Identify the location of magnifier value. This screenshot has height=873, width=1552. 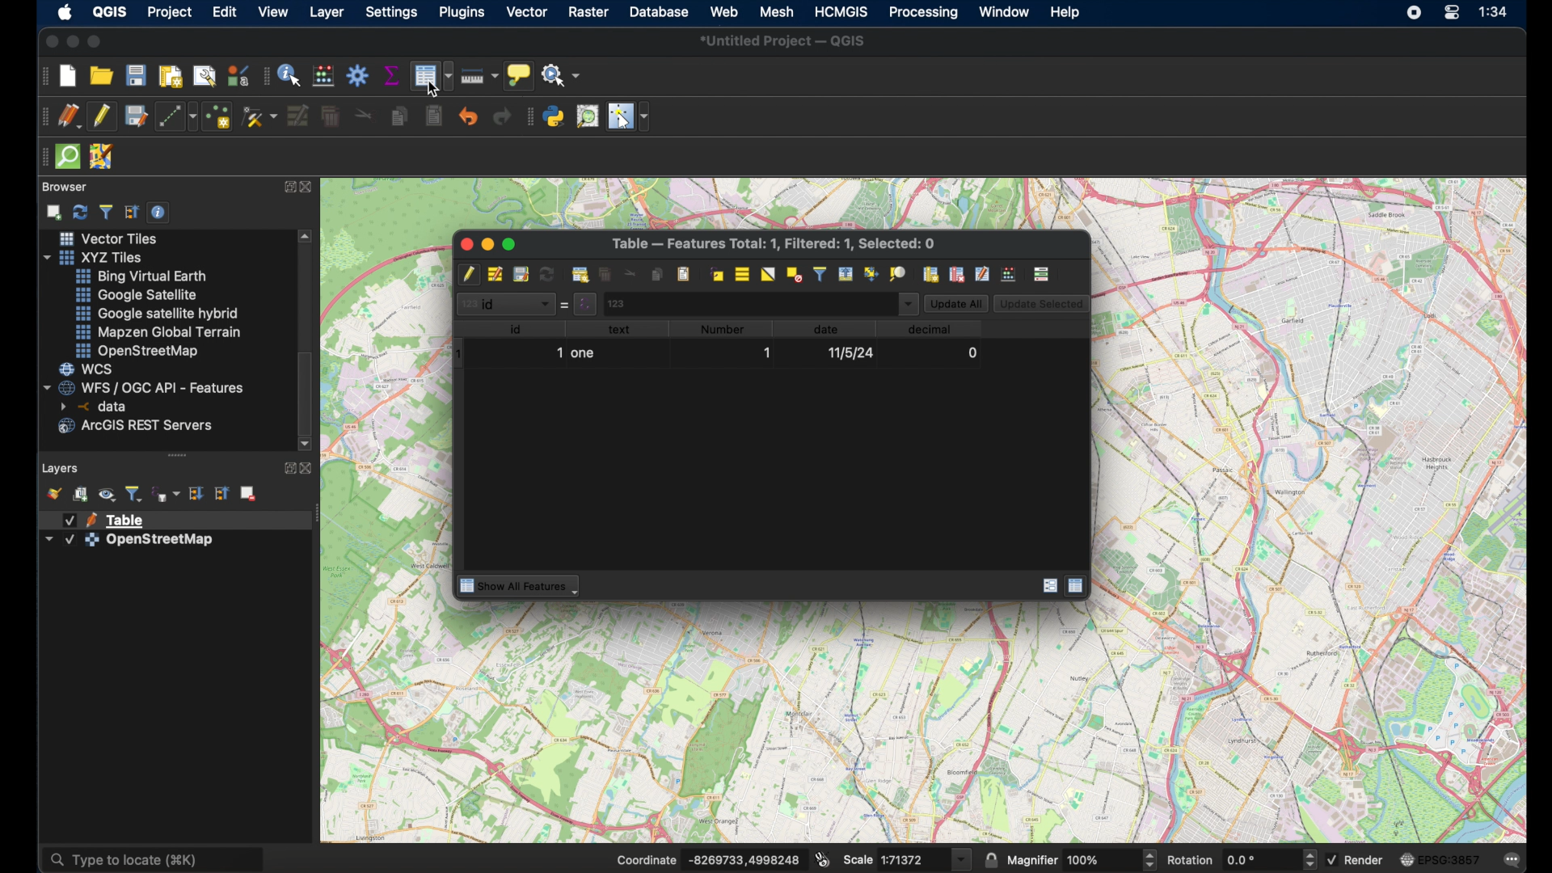
(1101, 858).